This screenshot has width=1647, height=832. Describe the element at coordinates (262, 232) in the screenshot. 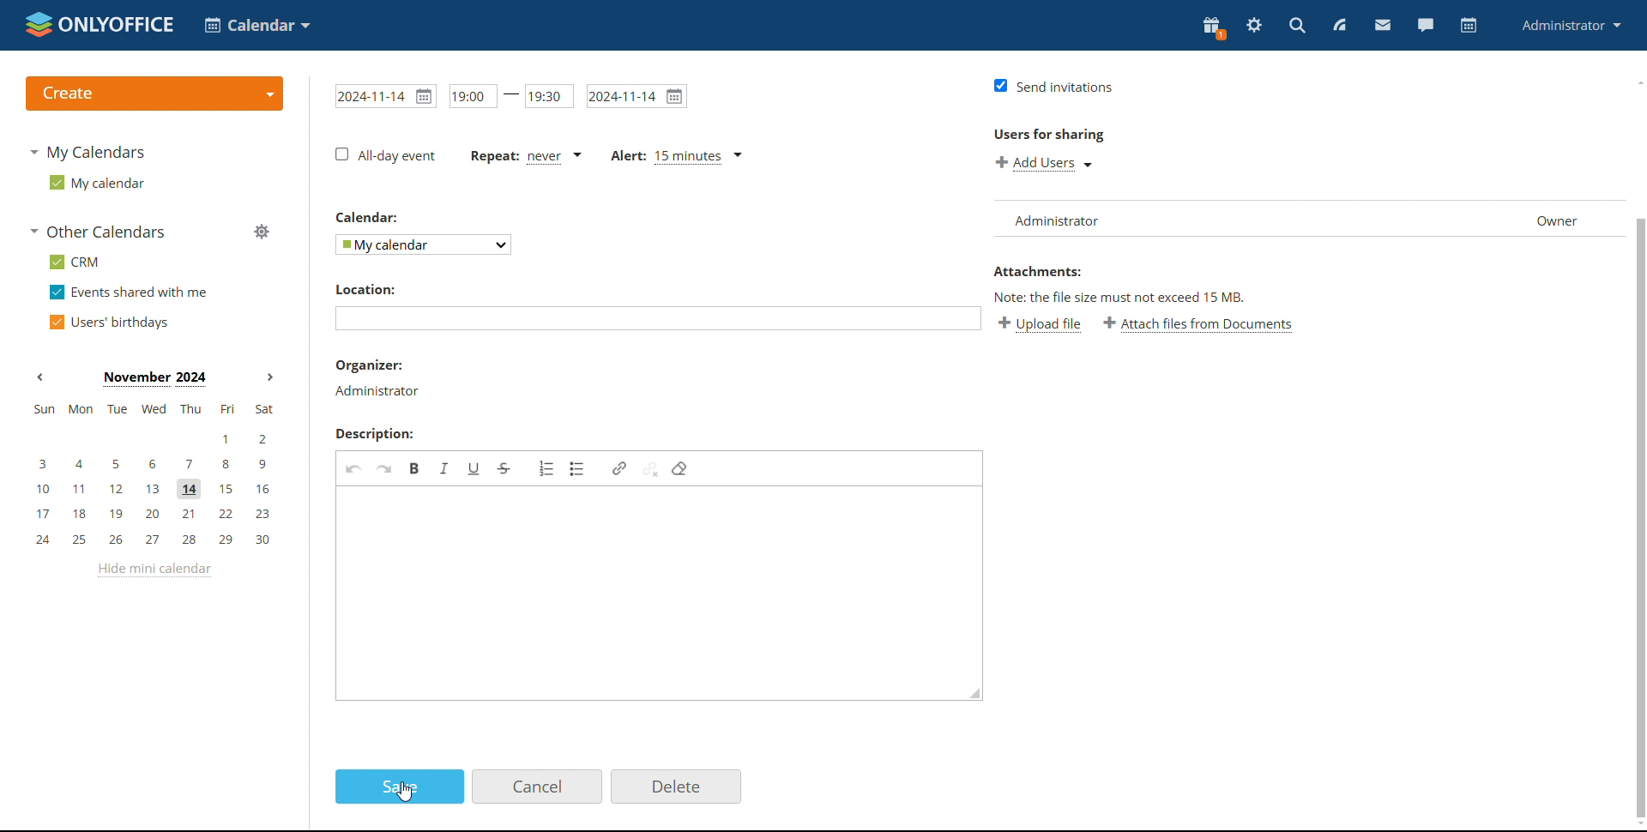

I see `manage` at that location.